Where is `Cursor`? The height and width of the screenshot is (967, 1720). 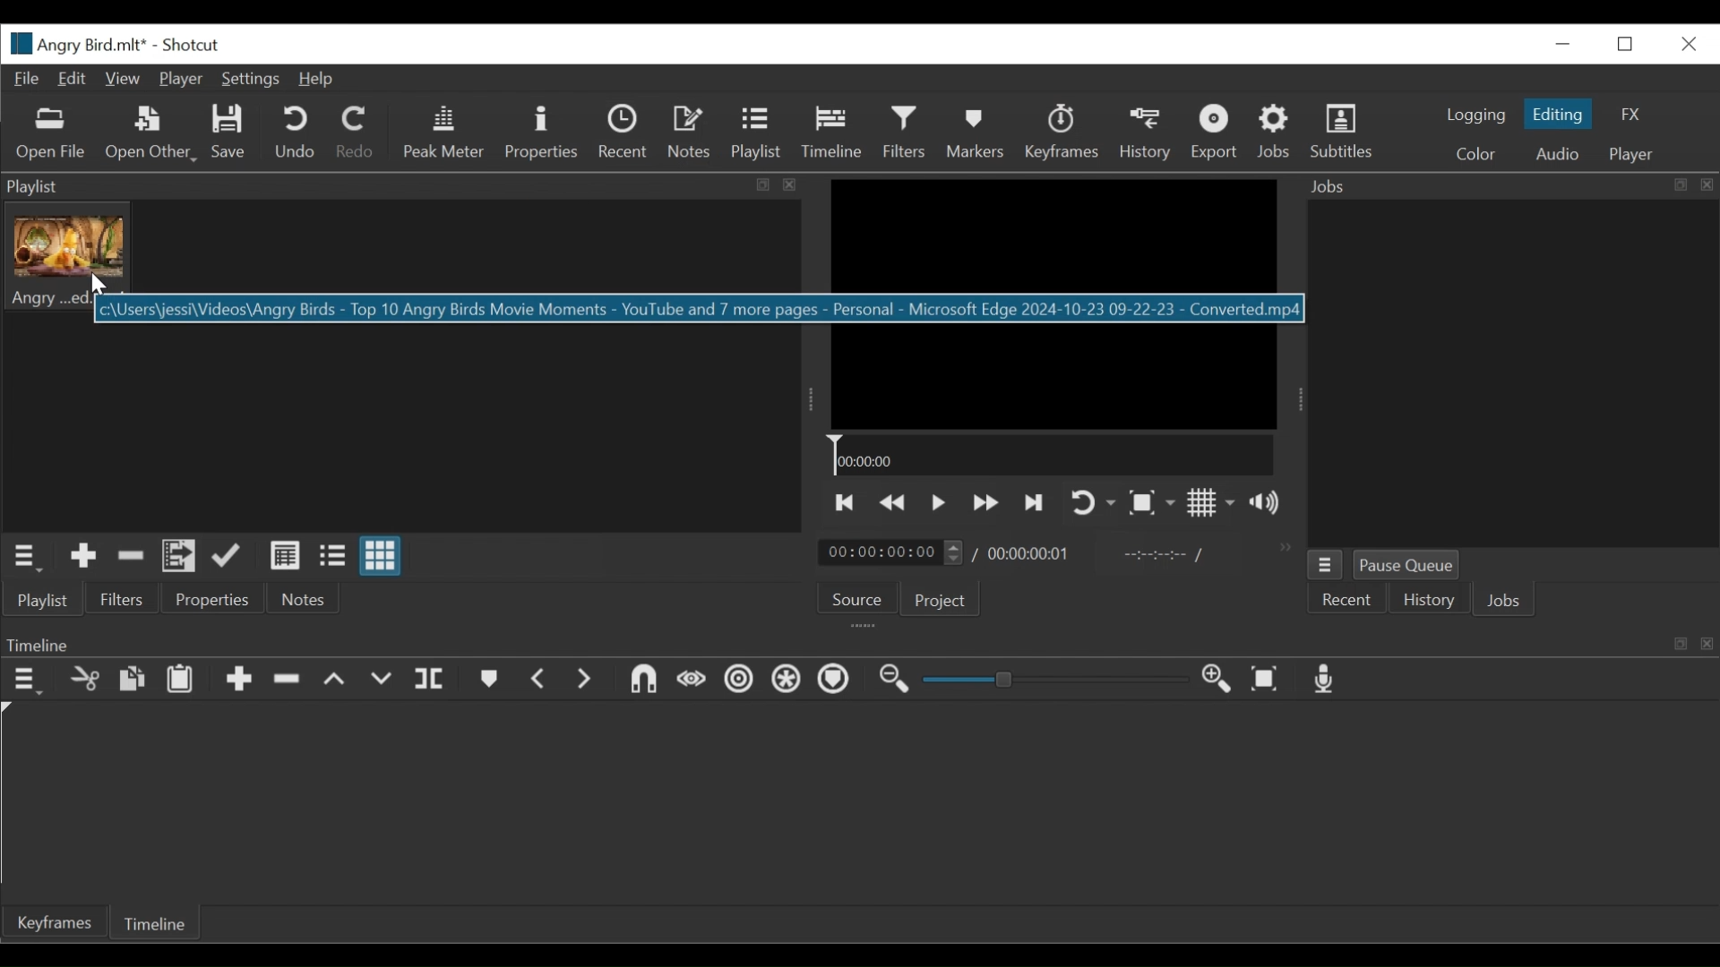
Cursor is located at coordinates (842, 138).